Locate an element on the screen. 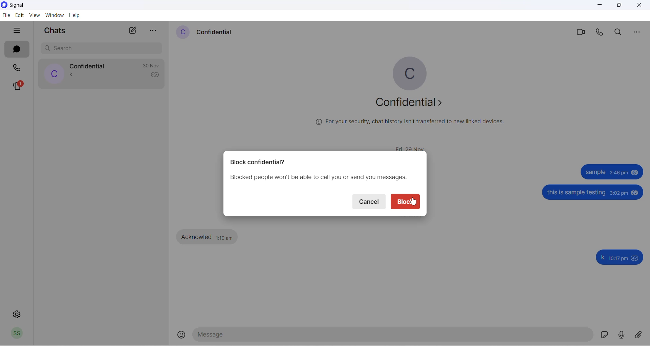  hide tabs is located at coordinates (16, 30).